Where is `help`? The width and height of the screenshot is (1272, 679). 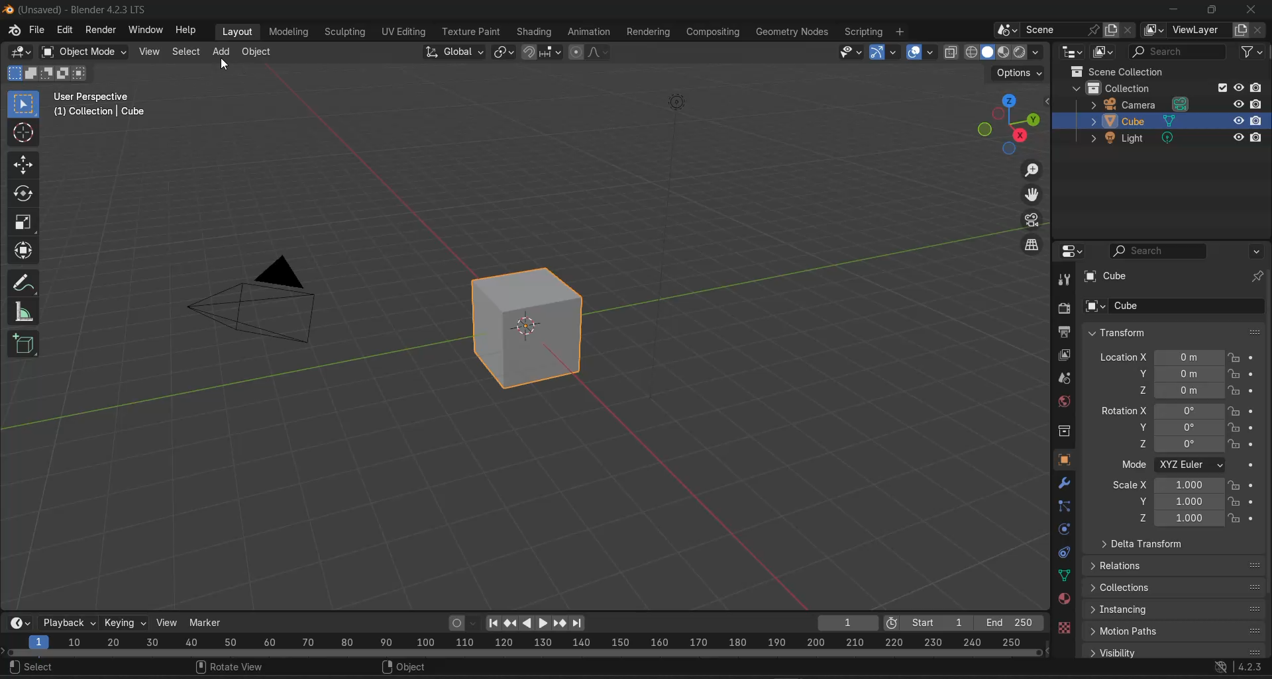 help is located at coordinates (189, 30).